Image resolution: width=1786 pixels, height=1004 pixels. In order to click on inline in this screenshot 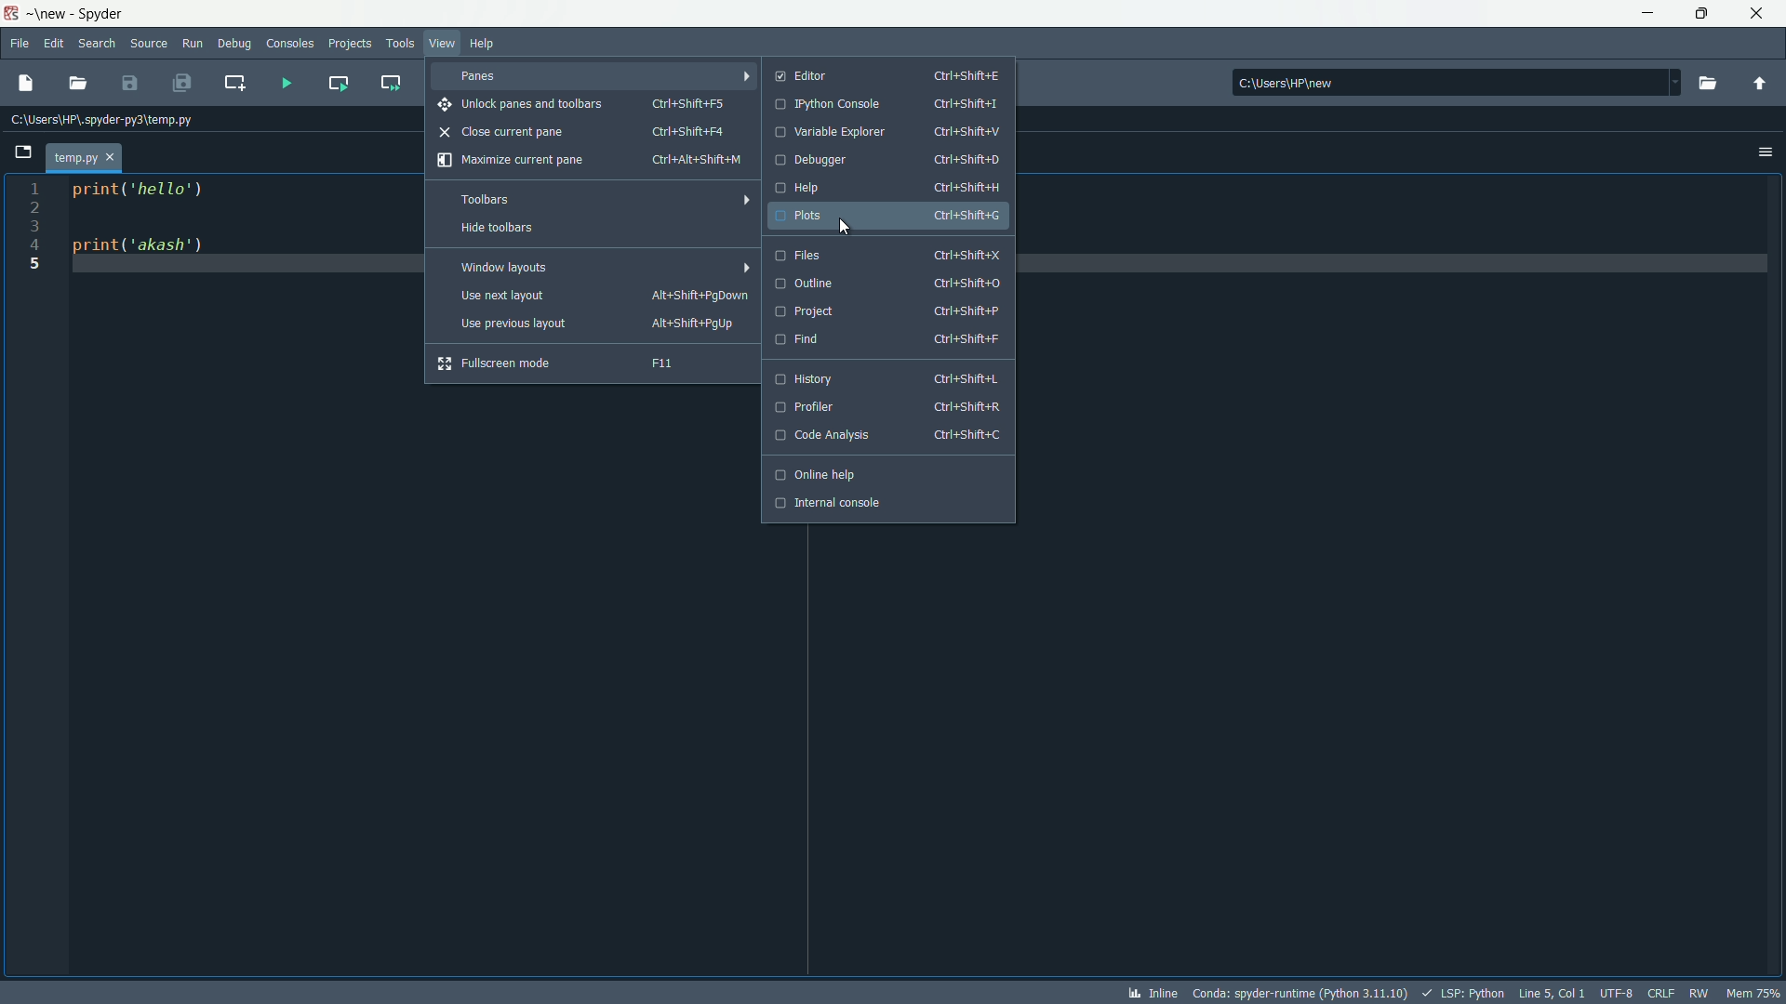, I will do `click(1150, 994)`.